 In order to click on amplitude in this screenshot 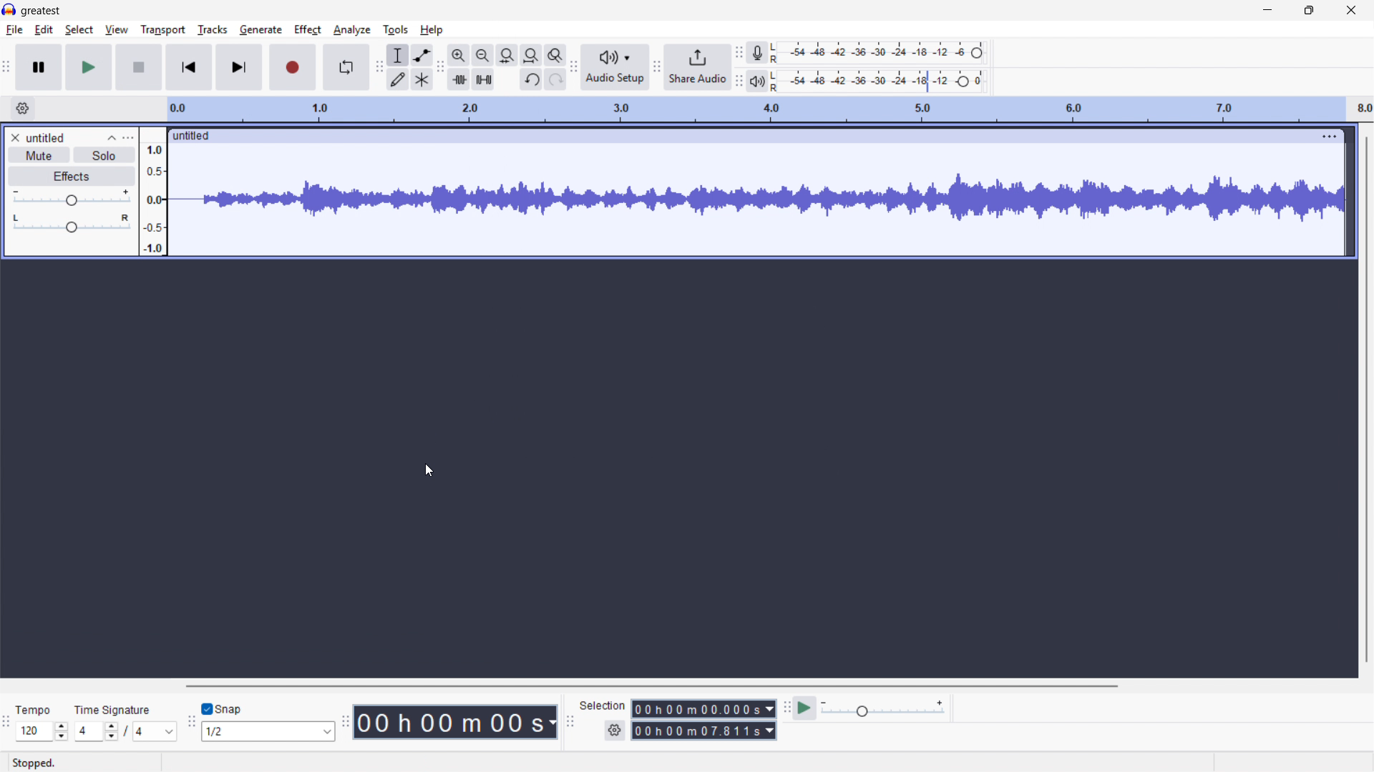, I will do `click(152, 191)`.